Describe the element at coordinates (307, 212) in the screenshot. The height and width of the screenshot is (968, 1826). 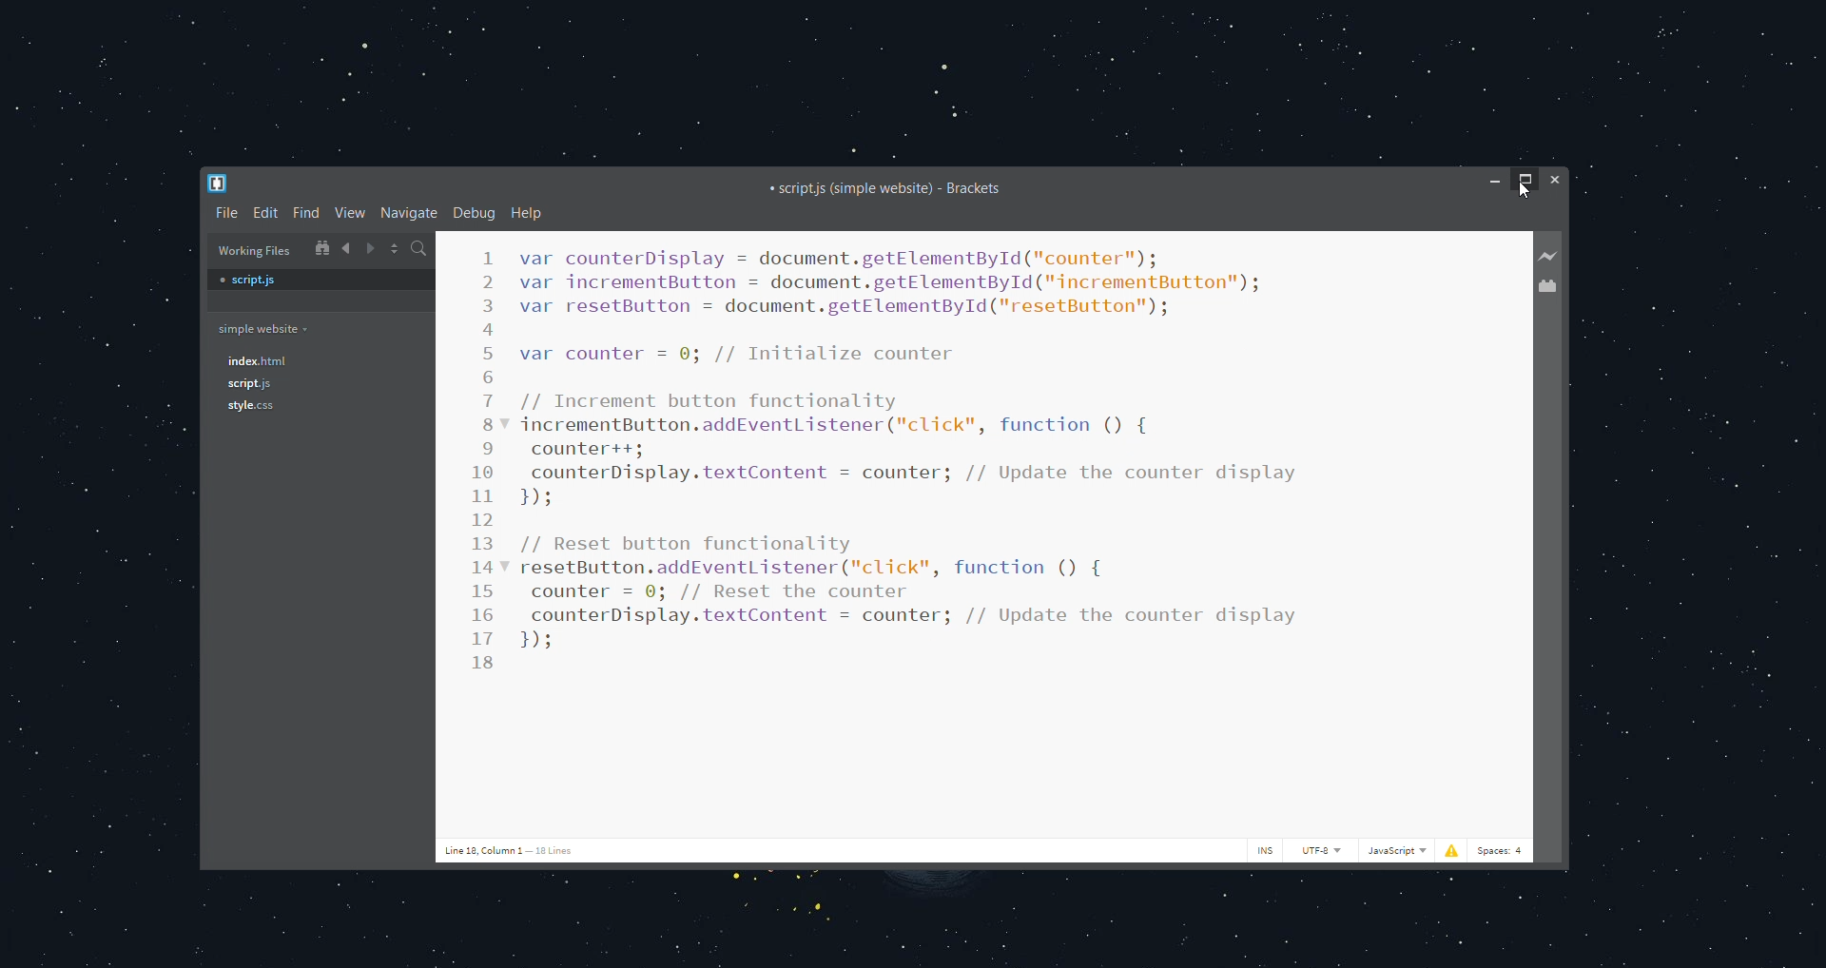
I see `find` at that location.